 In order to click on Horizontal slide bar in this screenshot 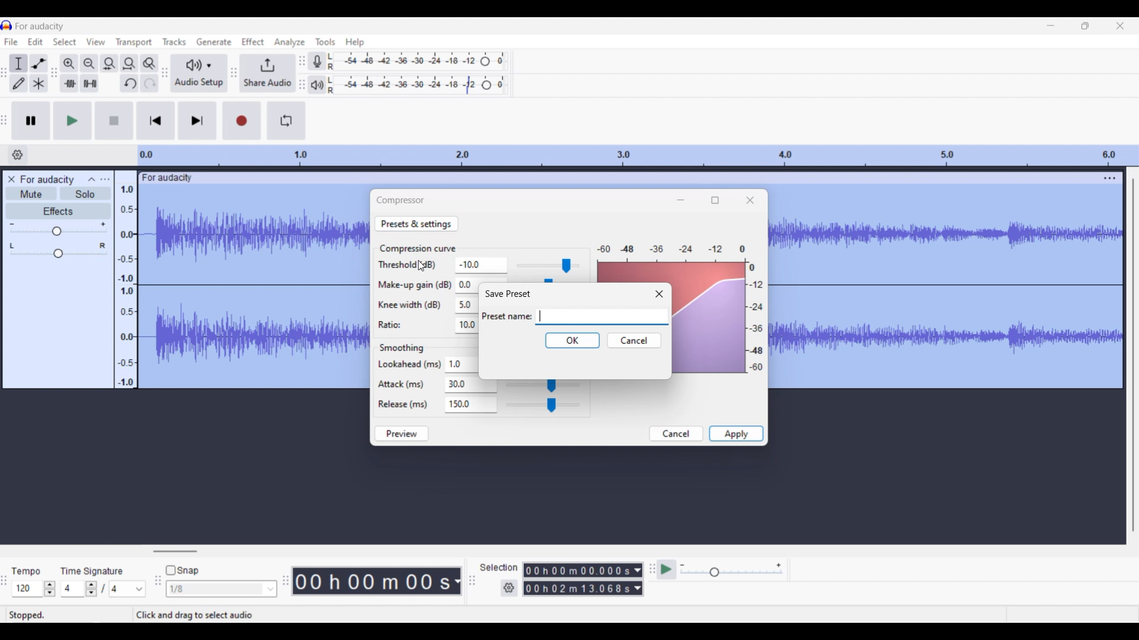, I will do `click(176, 551)`.